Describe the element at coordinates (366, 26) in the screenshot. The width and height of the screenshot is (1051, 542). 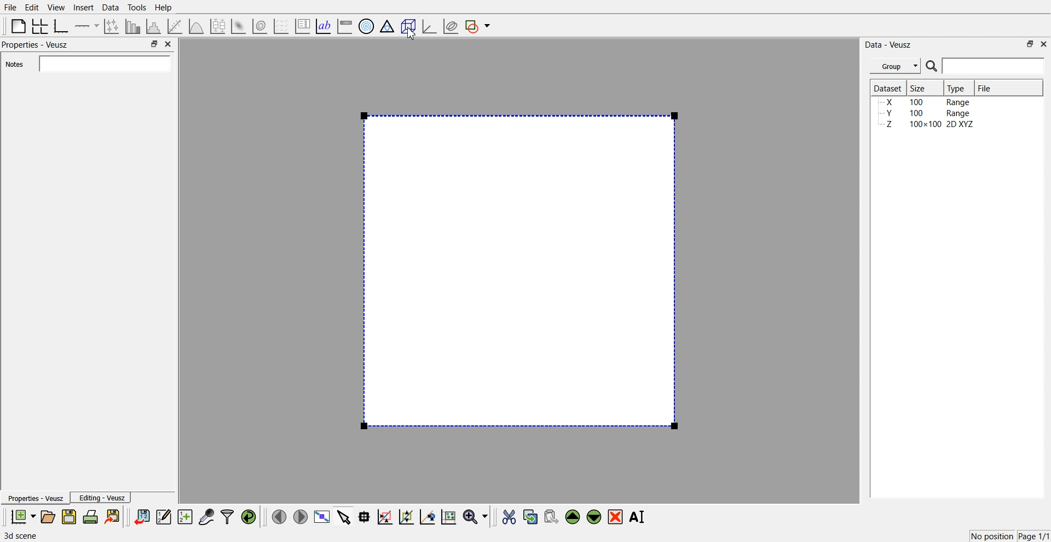
I see `Polar Graph` at that location.